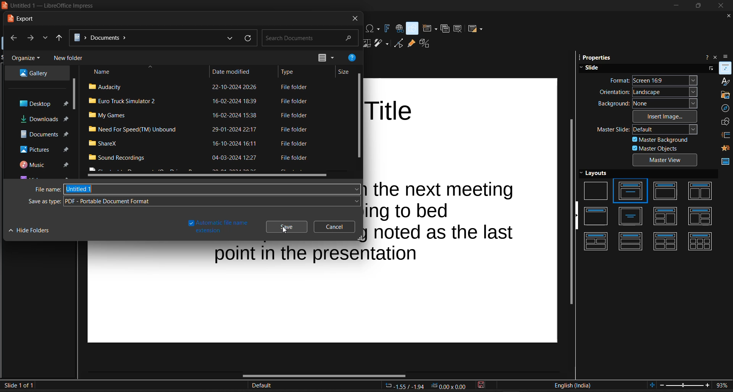  What do you see at coordinates (654, 79) in the screenshot?
I see `format` at bounding box center [654, 79].